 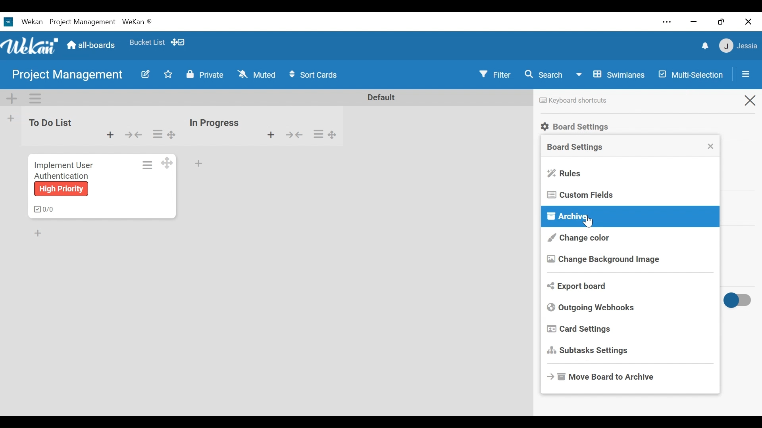 What do you see at coordinates (593, 308) in the screenshot?
I see `Outgoing Webhooks` at bounding box center [593, 308].